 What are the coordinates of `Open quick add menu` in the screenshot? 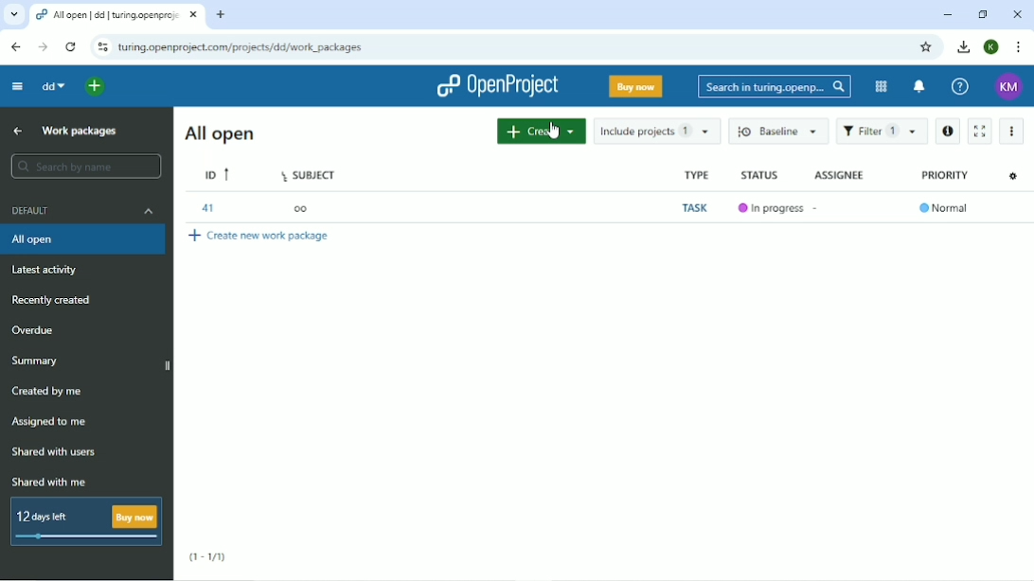 It's located at (97, 87).